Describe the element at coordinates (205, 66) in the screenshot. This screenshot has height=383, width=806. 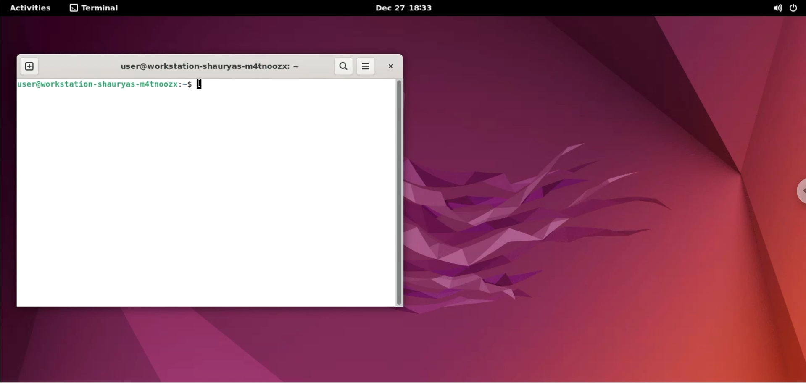
I see `user@workstation-shauryas-m4tnoozx:~` at that location.